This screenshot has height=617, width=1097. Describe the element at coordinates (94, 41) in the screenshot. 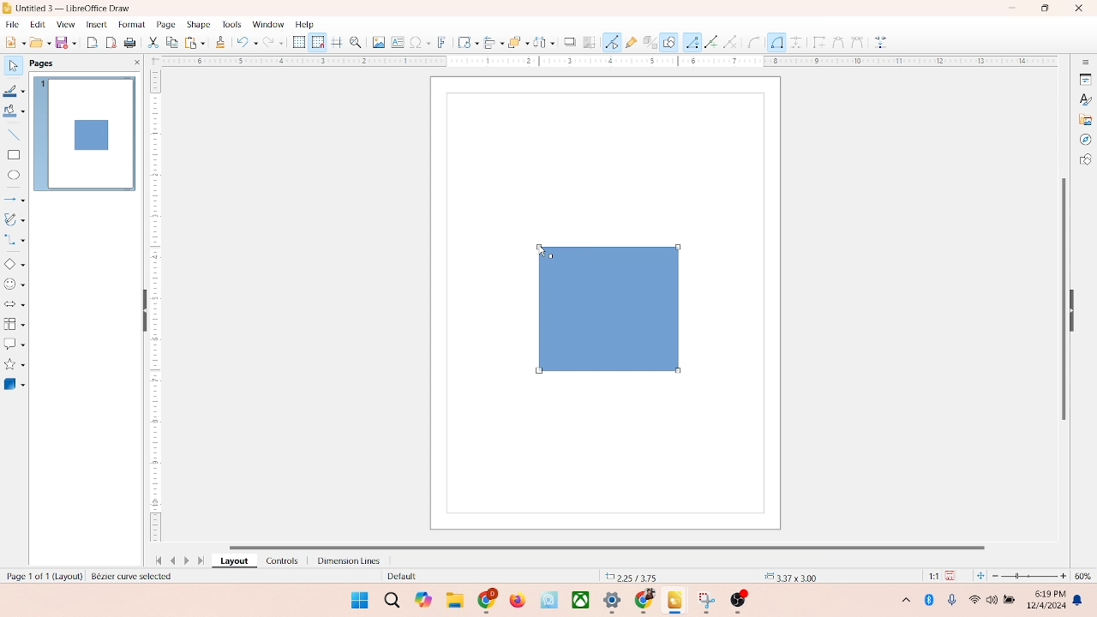

I see `export` at that location.